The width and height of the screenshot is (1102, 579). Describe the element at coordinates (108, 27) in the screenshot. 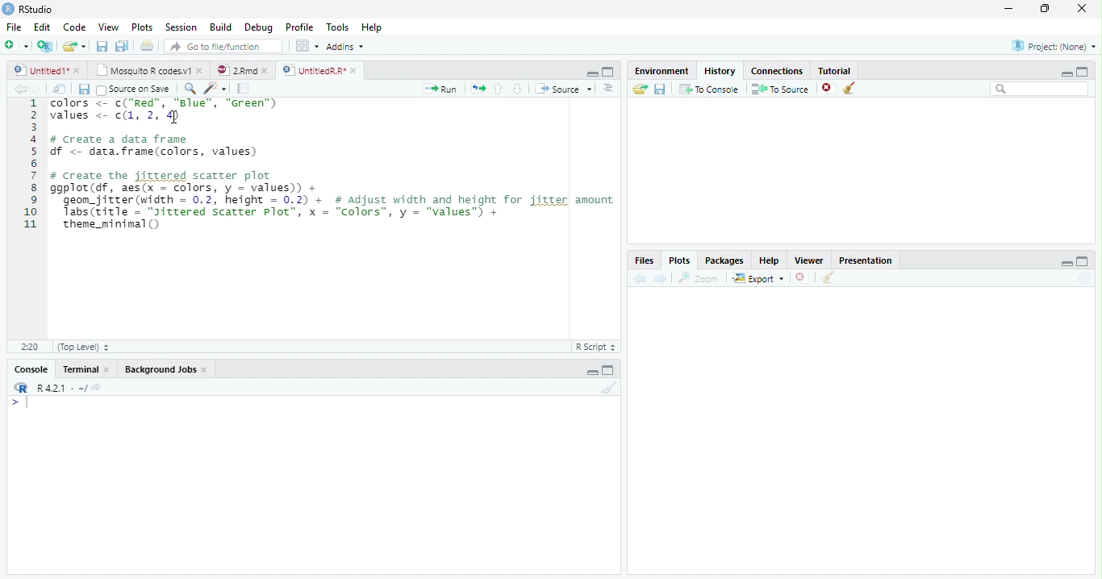

I see `View` at that location.